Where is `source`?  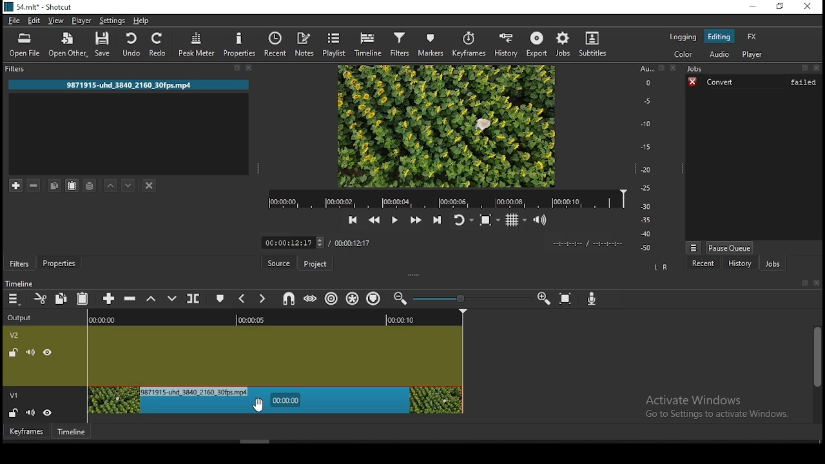
source is located at coordinates (279, 263).